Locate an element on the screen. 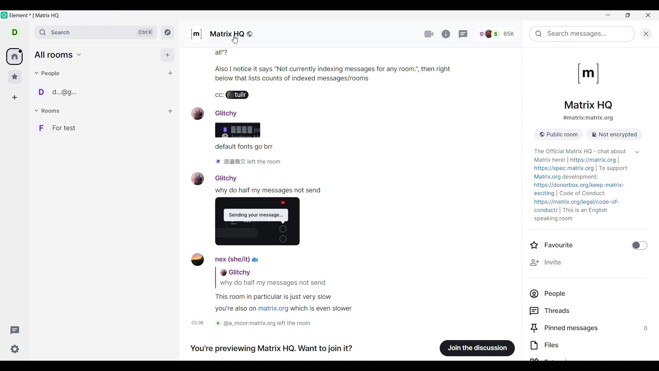  quick settings is located at coordinates (15, 349).